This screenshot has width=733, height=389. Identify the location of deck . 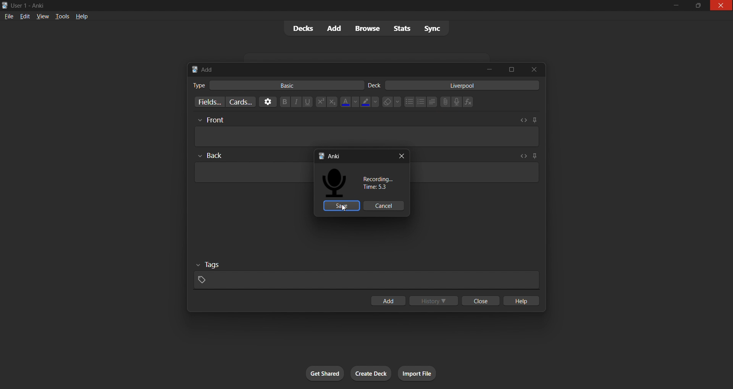
(376, 85).